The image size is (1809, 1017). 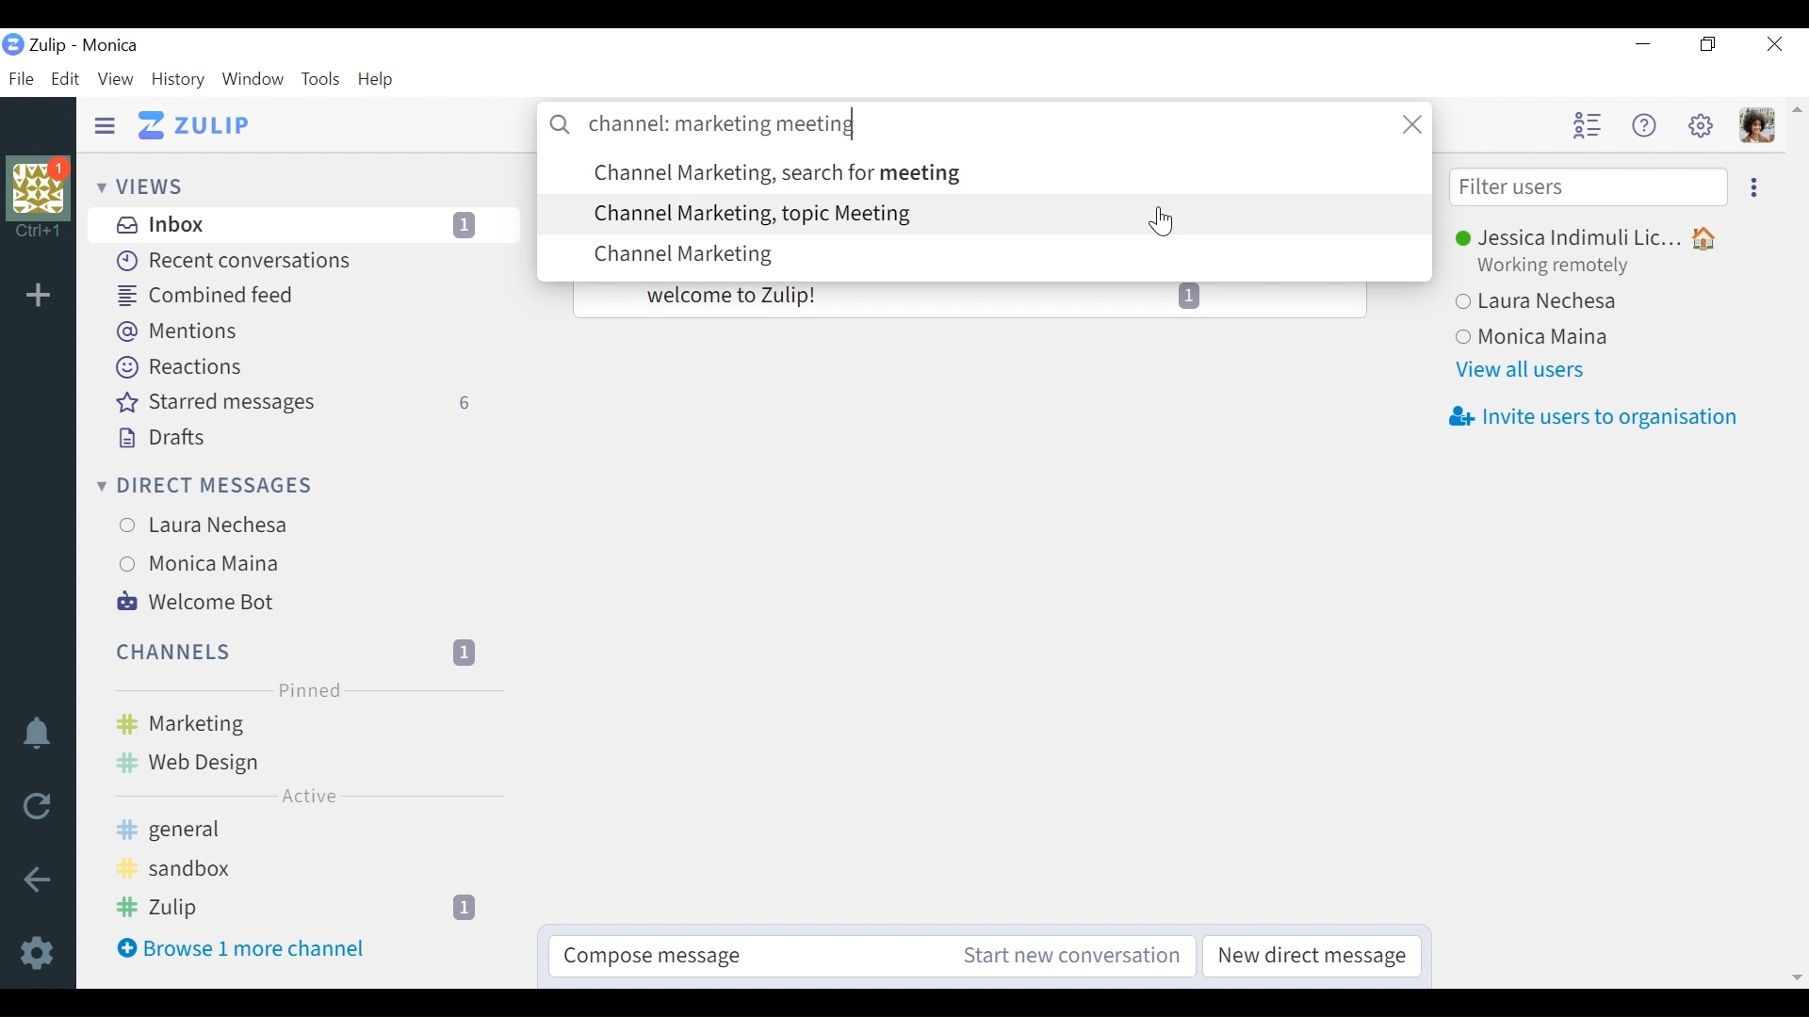 What do you see at coordinates (1565, 265) in the screenshot?
I see `Working remotely` at bounding box center [1565, 265].